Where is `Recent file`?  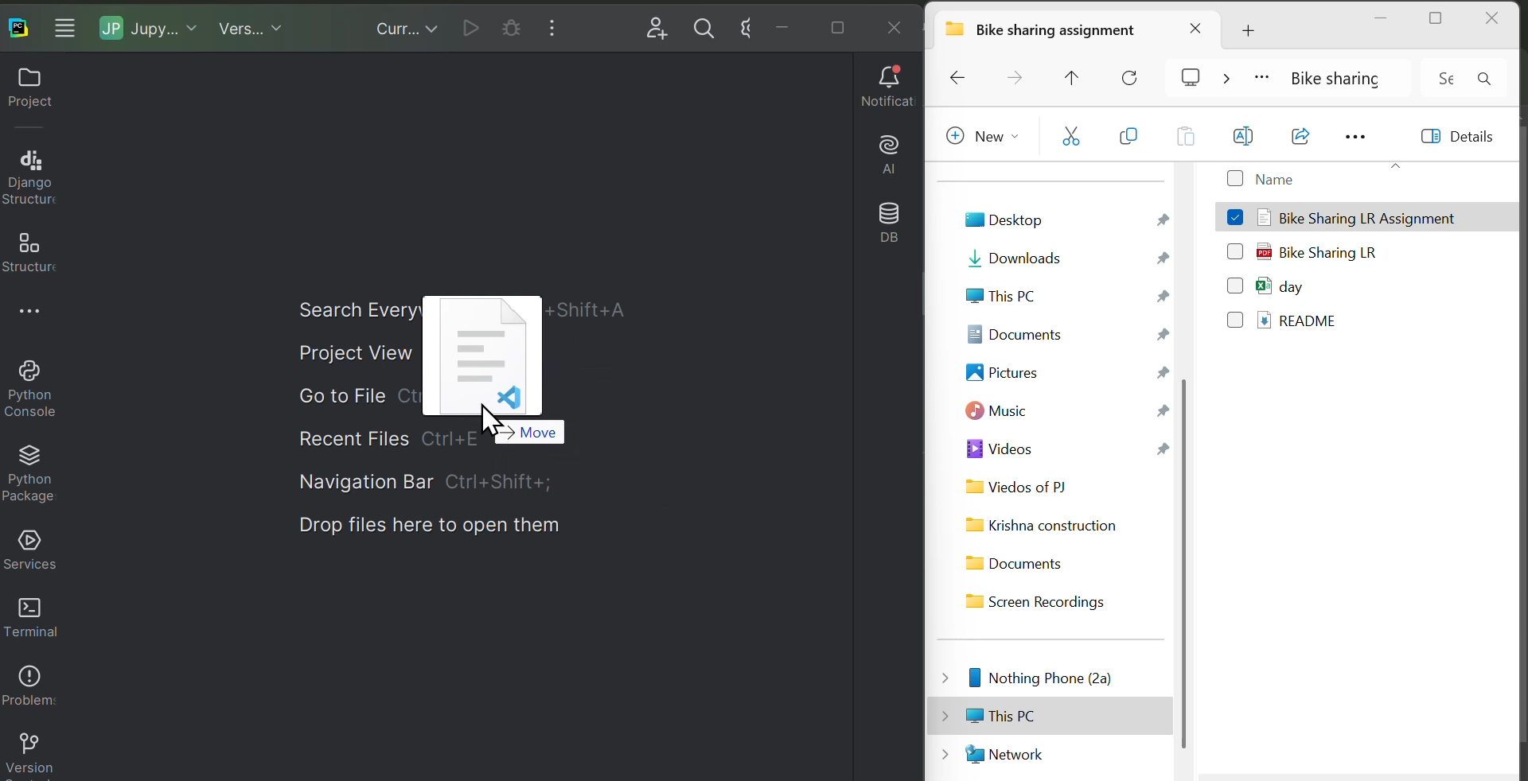 Recent file is located at coordinates (349, 437).